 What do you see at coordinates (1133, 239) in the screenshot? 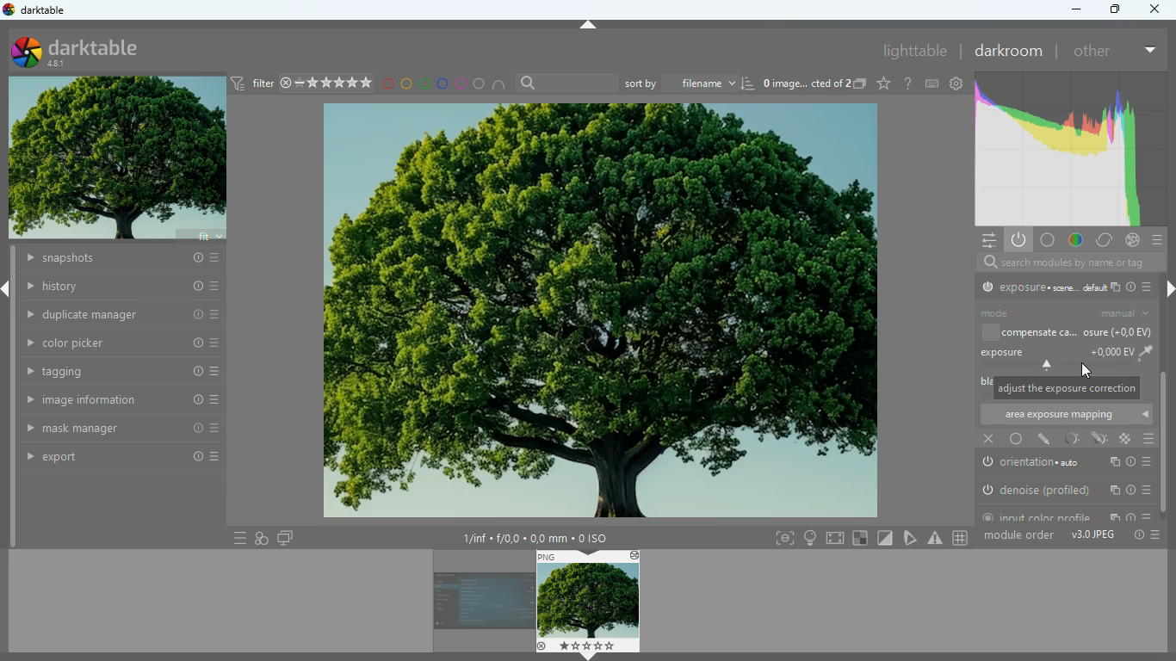
I see `effects` at bounding box center [1133, 239].